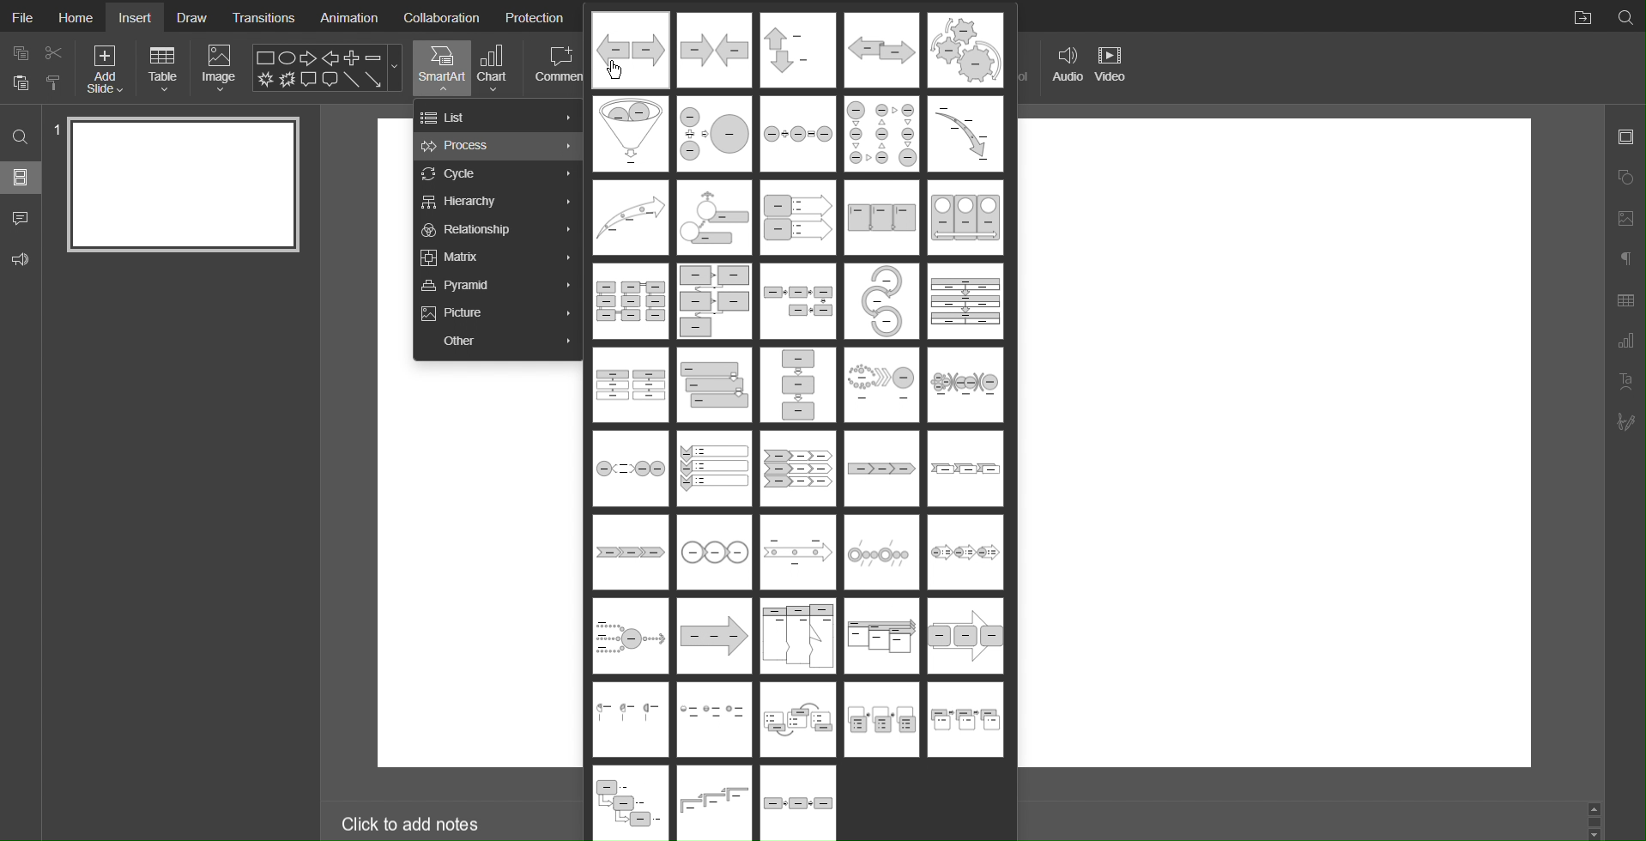  What do you see at coordinates (499, 229) in the screenshot?
I see `Relationship` at bounding box center [499, 229].